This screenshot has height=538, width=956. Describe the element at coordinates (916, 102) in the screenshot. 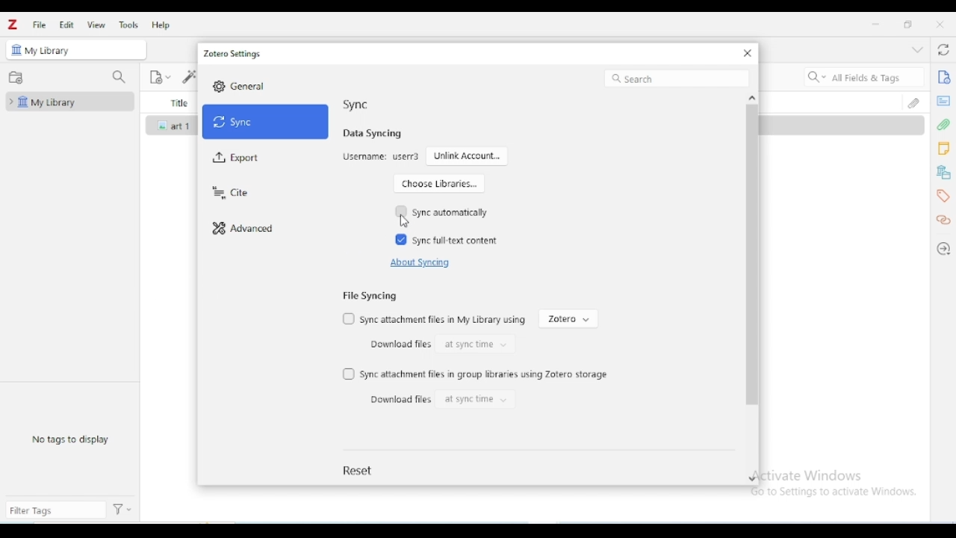

I see `attachments` at that location.